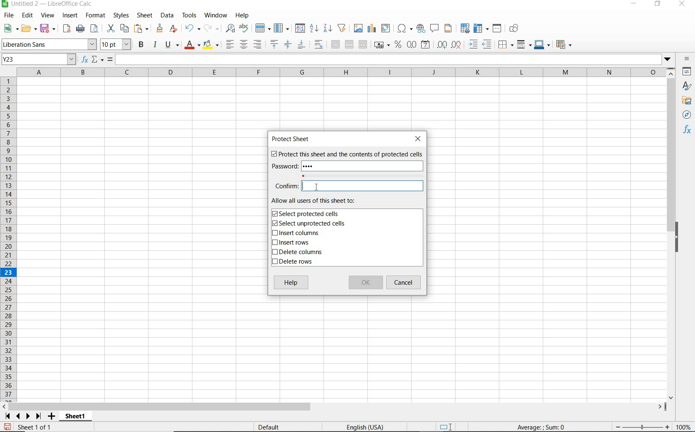 Image resolution: width=695 pixels, height=432 pixels. Describe the element at coordinates (28, 28) in the screenshot. I see `OPEN` at that location.